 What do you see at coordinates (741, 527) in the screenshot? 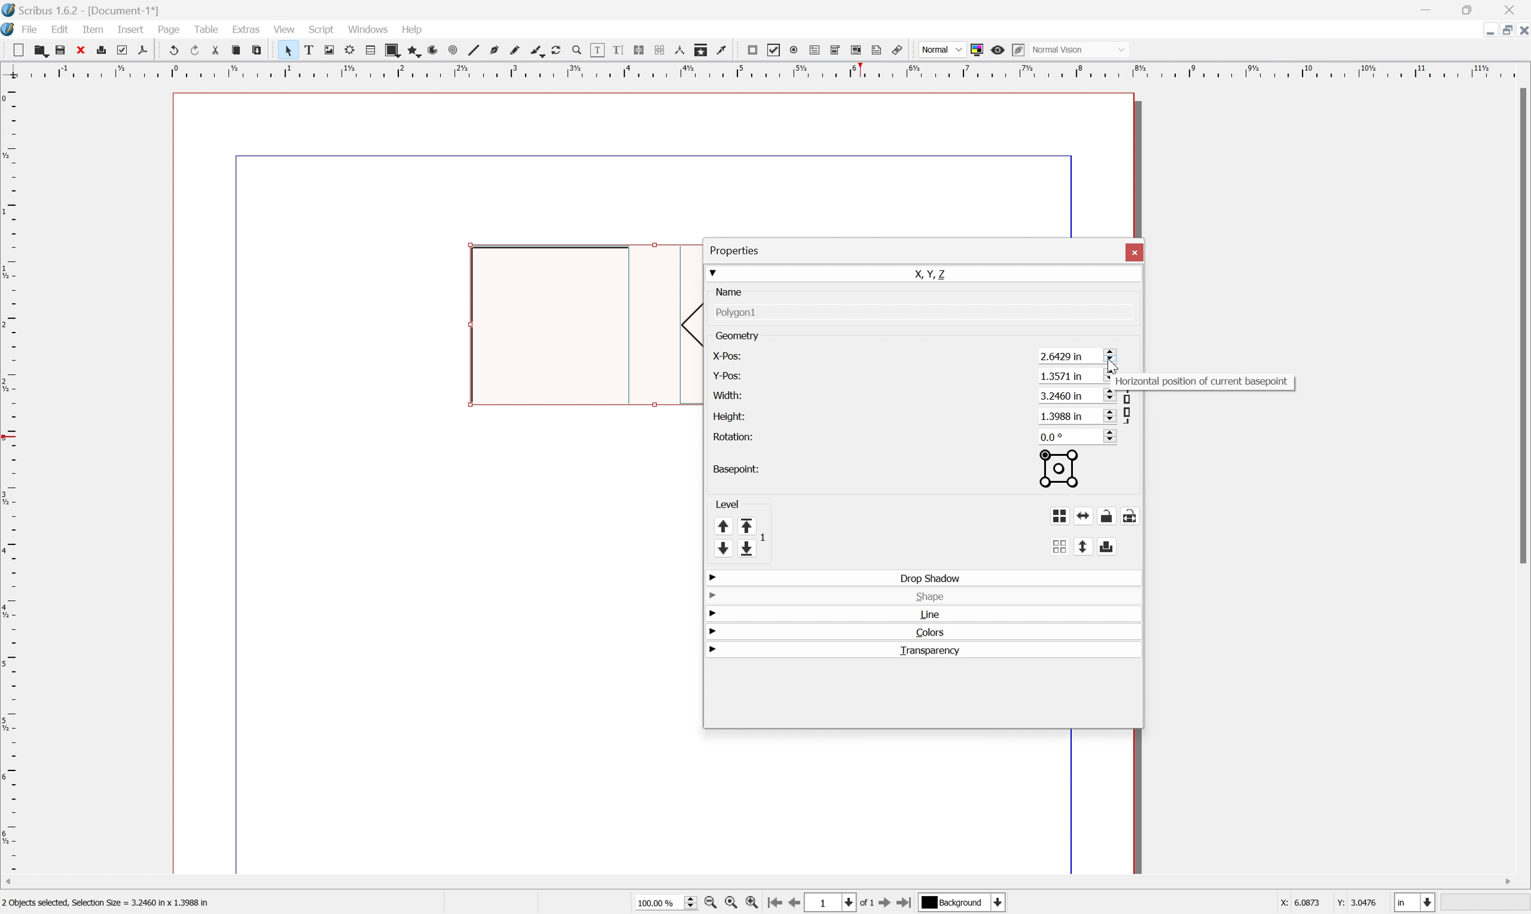
I see `Level` at bounding box center [741, 527].